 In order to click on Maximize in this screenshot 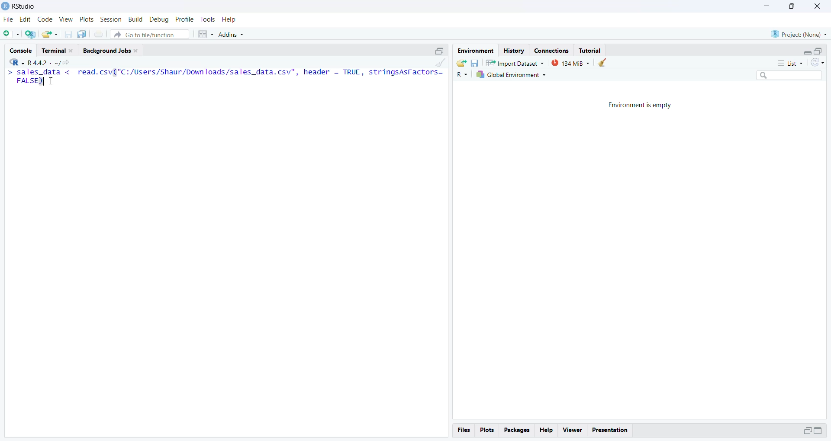, I will do `click(792, 6)`.